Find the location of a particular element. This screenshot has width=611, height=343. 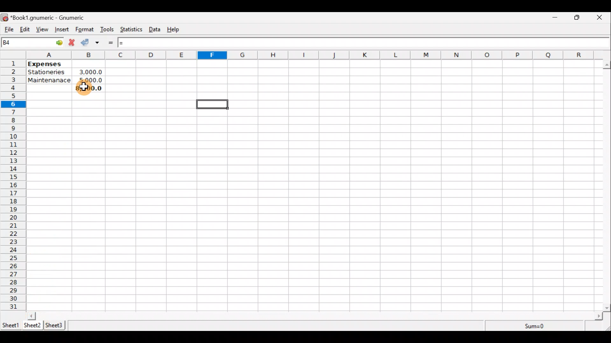

File is located at coordinates (8, 30).